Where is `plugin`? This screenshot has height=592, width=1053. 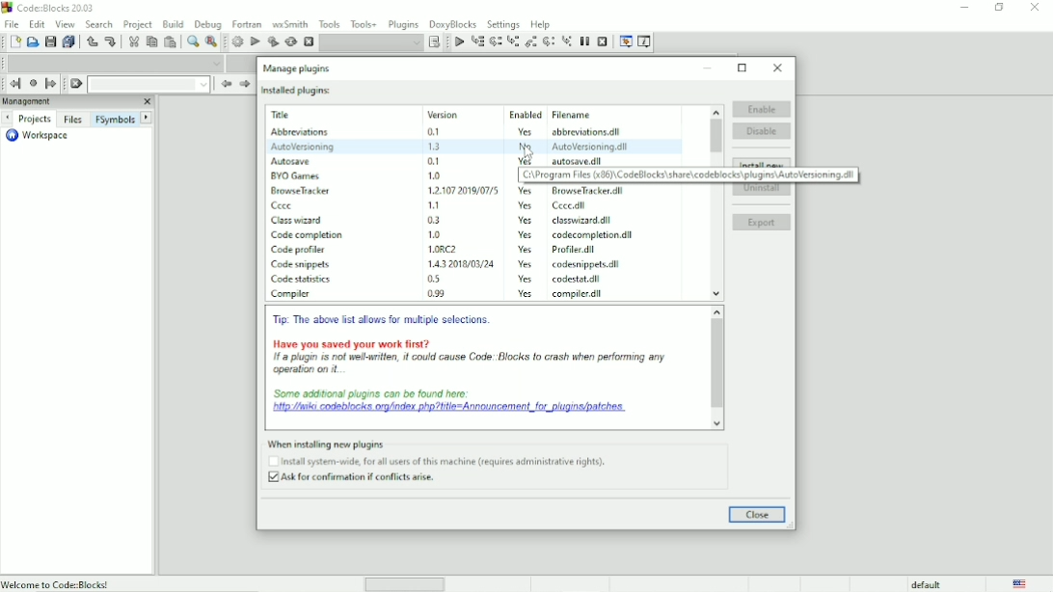
plugin is located at coordinates (292, 293).